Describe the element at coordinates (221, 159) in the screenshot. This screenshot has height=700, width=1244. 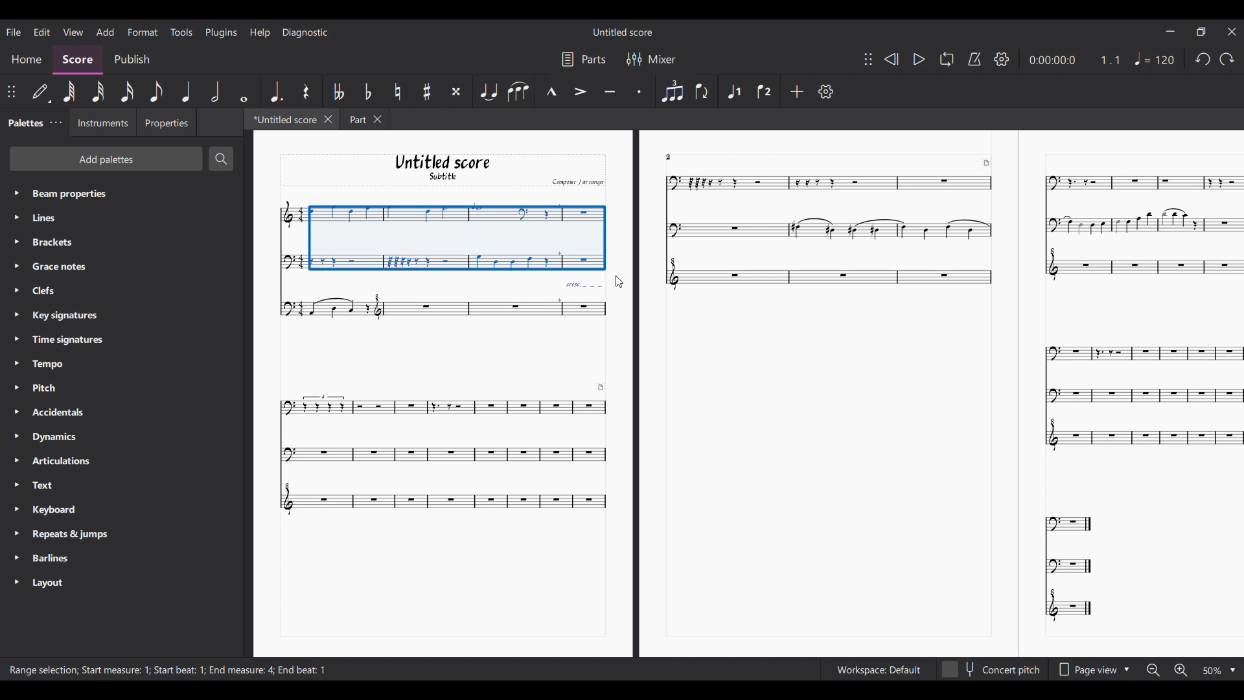
I see `Search` at that location.